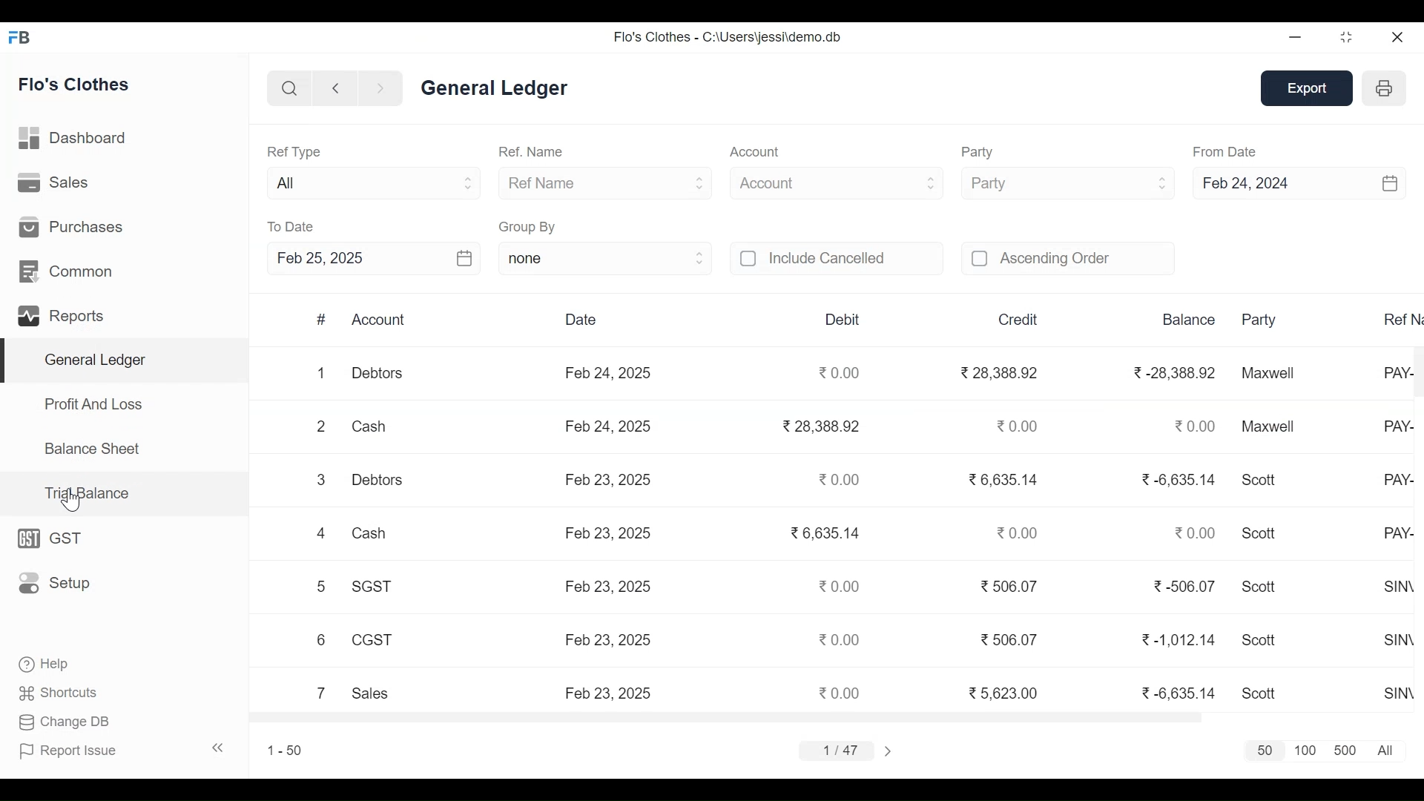 This screenshot has height=801, width=1424. Describe the element at coordinates (1262, 481) in the screenshot. I see `Scott` at that location.